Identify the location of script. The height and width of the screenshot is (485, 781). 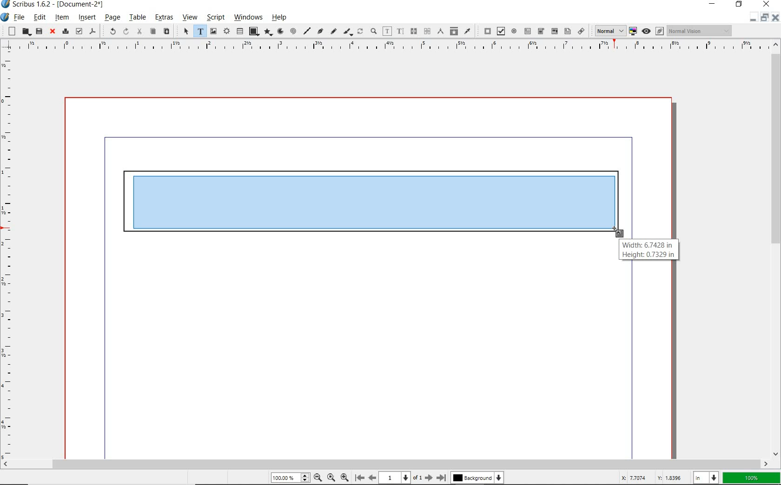
(215, 17).